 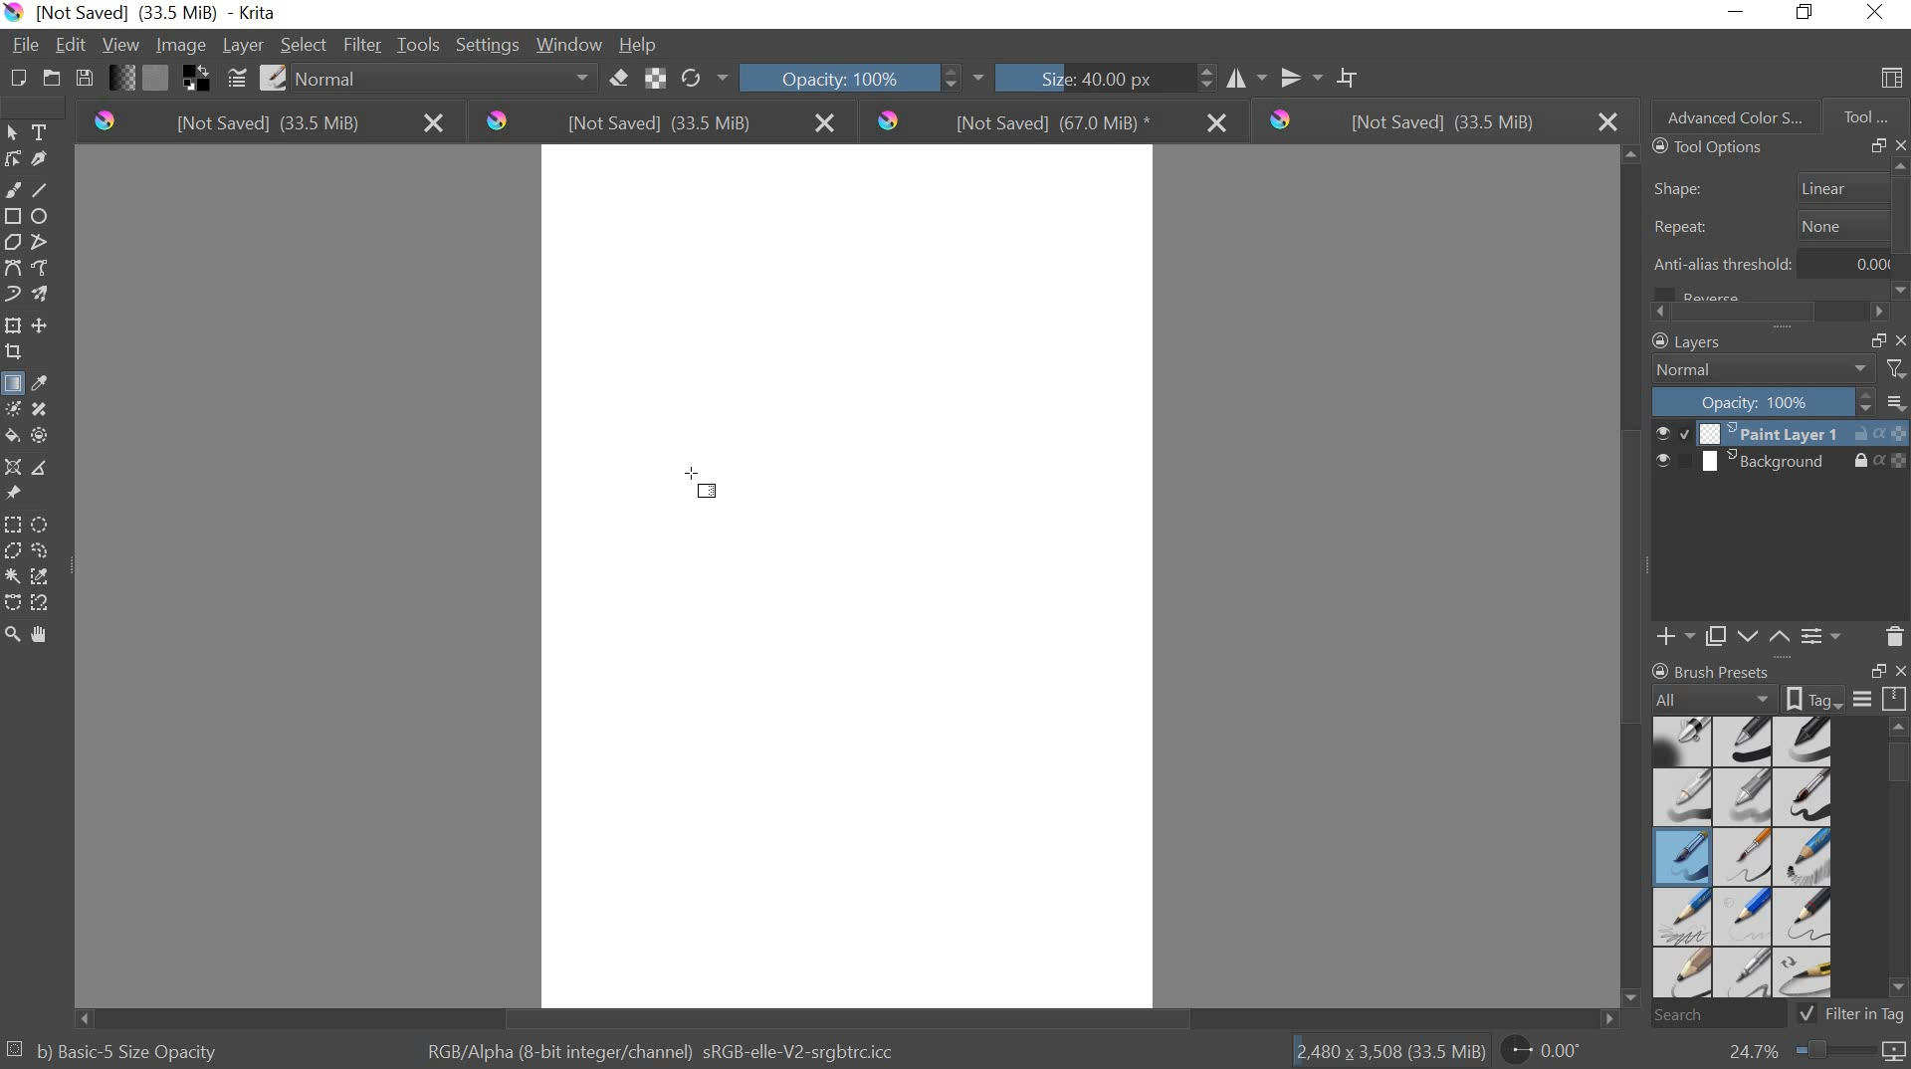 What do you see at coordinates (181, 48) in the screenshot?
I see `IMAGE` at bounding box center [181, 48].